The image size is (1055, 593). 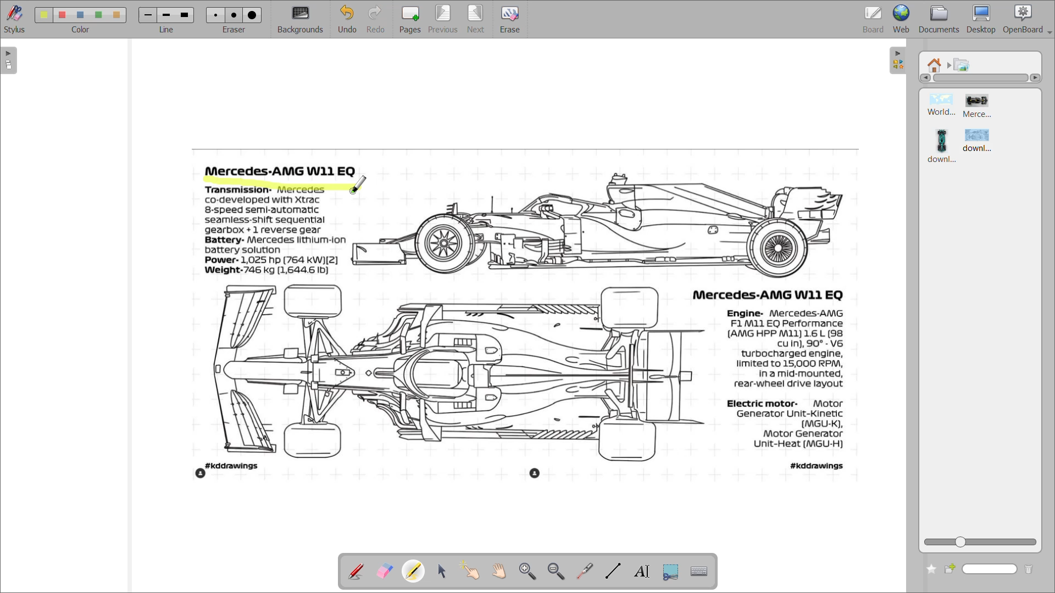 What do you see at coordinates (940, 145) in the screenshot?
I see `image 3` at bounding box center [940, 145].